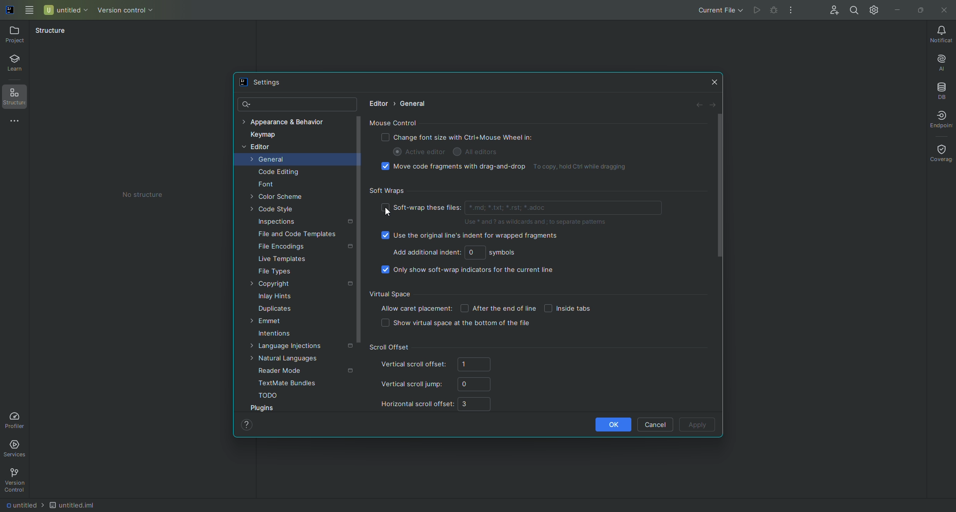 The height and width of the screenshot is (512, 956). Describe the element at coordinates (458, 325) in the screenshot. I see `Show virtual space at the bottom` at that location.